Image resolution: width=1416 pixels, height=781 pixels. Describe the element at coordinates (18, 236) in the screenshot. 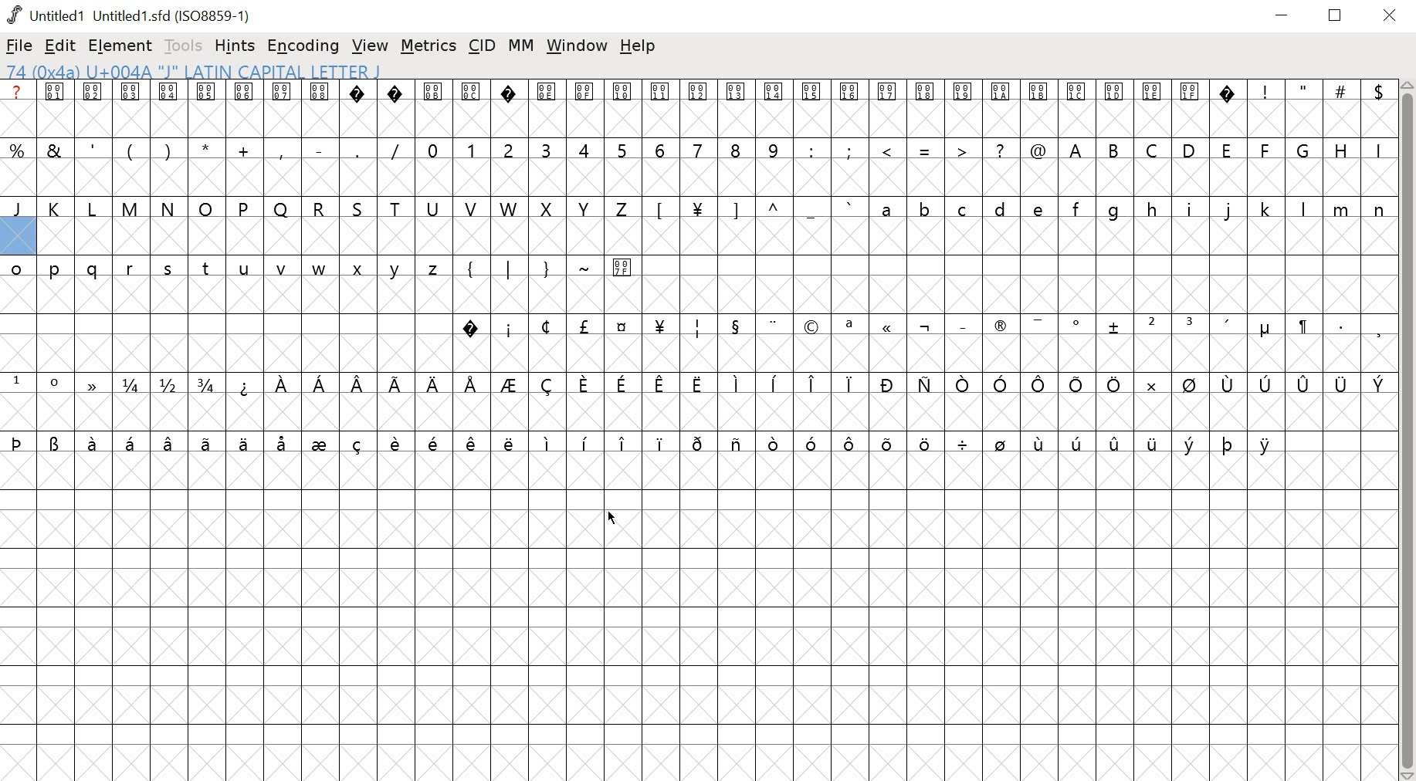

I see `selected glyph slot` at that location.